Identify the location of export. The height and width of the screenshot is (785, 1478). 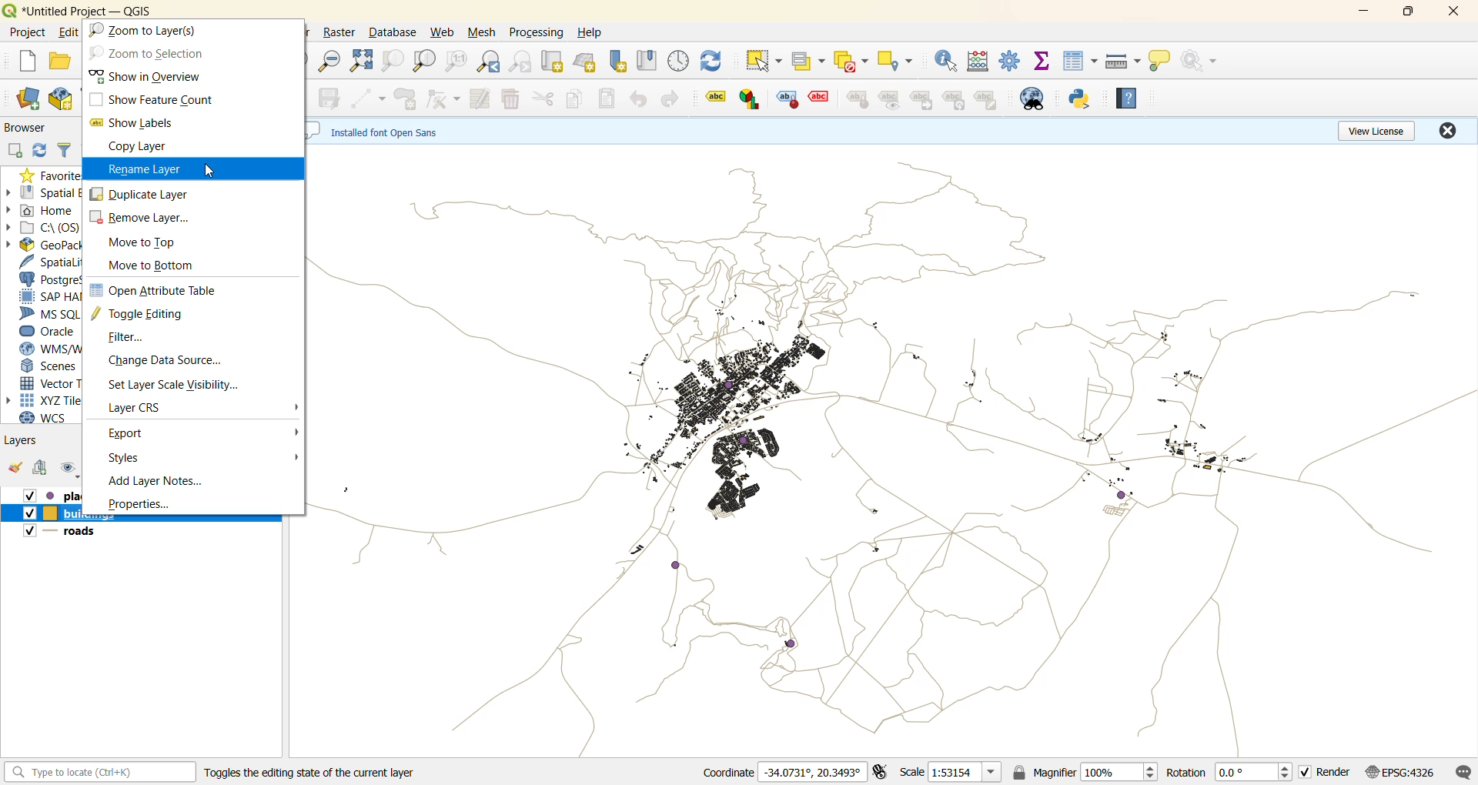
(131, 434).